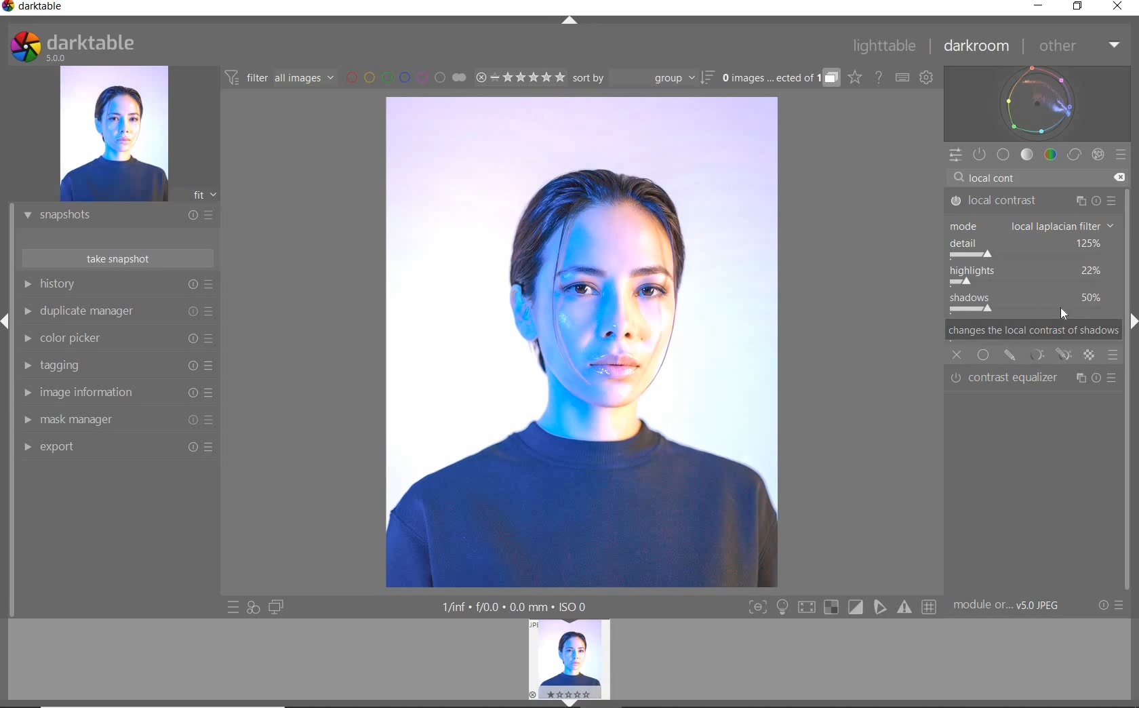  I want to click on TONE, so click(1028, 155).